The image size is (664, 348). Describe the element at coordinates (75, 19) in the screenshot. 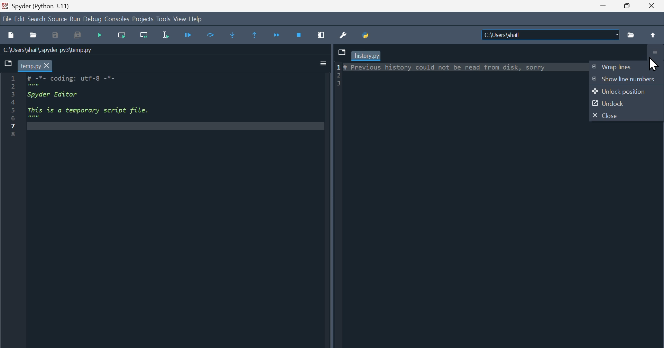

I see `Run` at that location.